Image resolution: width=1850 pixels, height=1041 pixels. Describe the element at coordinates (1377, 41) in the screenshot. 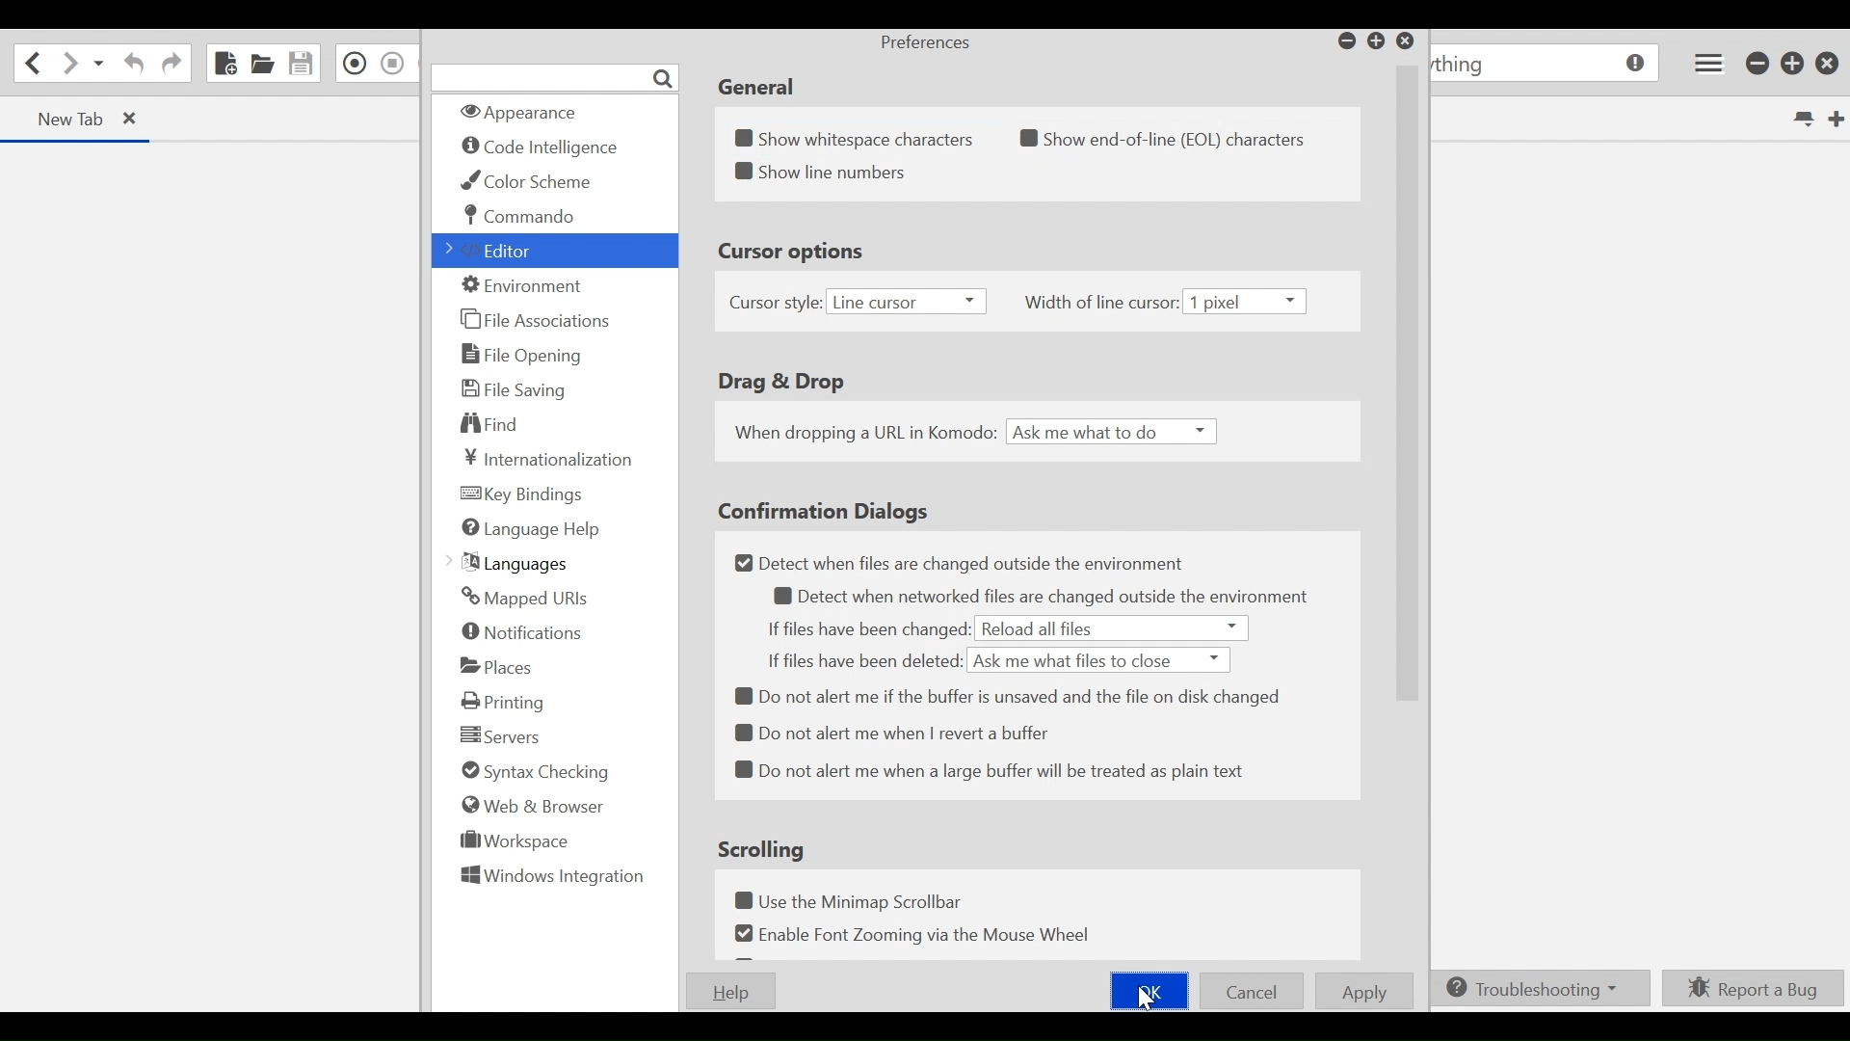

I see `restore` at that location.